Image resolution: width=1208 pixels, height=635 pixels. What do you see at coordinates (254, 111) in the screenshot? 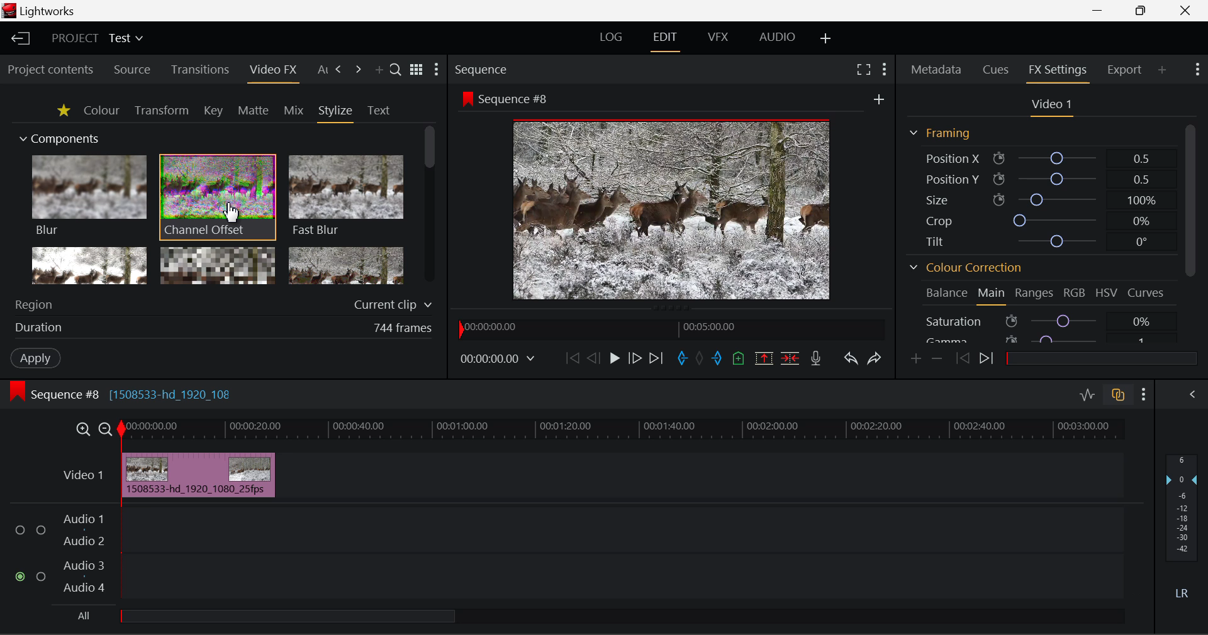
I see `Matte` at bounding box center [254, 111].